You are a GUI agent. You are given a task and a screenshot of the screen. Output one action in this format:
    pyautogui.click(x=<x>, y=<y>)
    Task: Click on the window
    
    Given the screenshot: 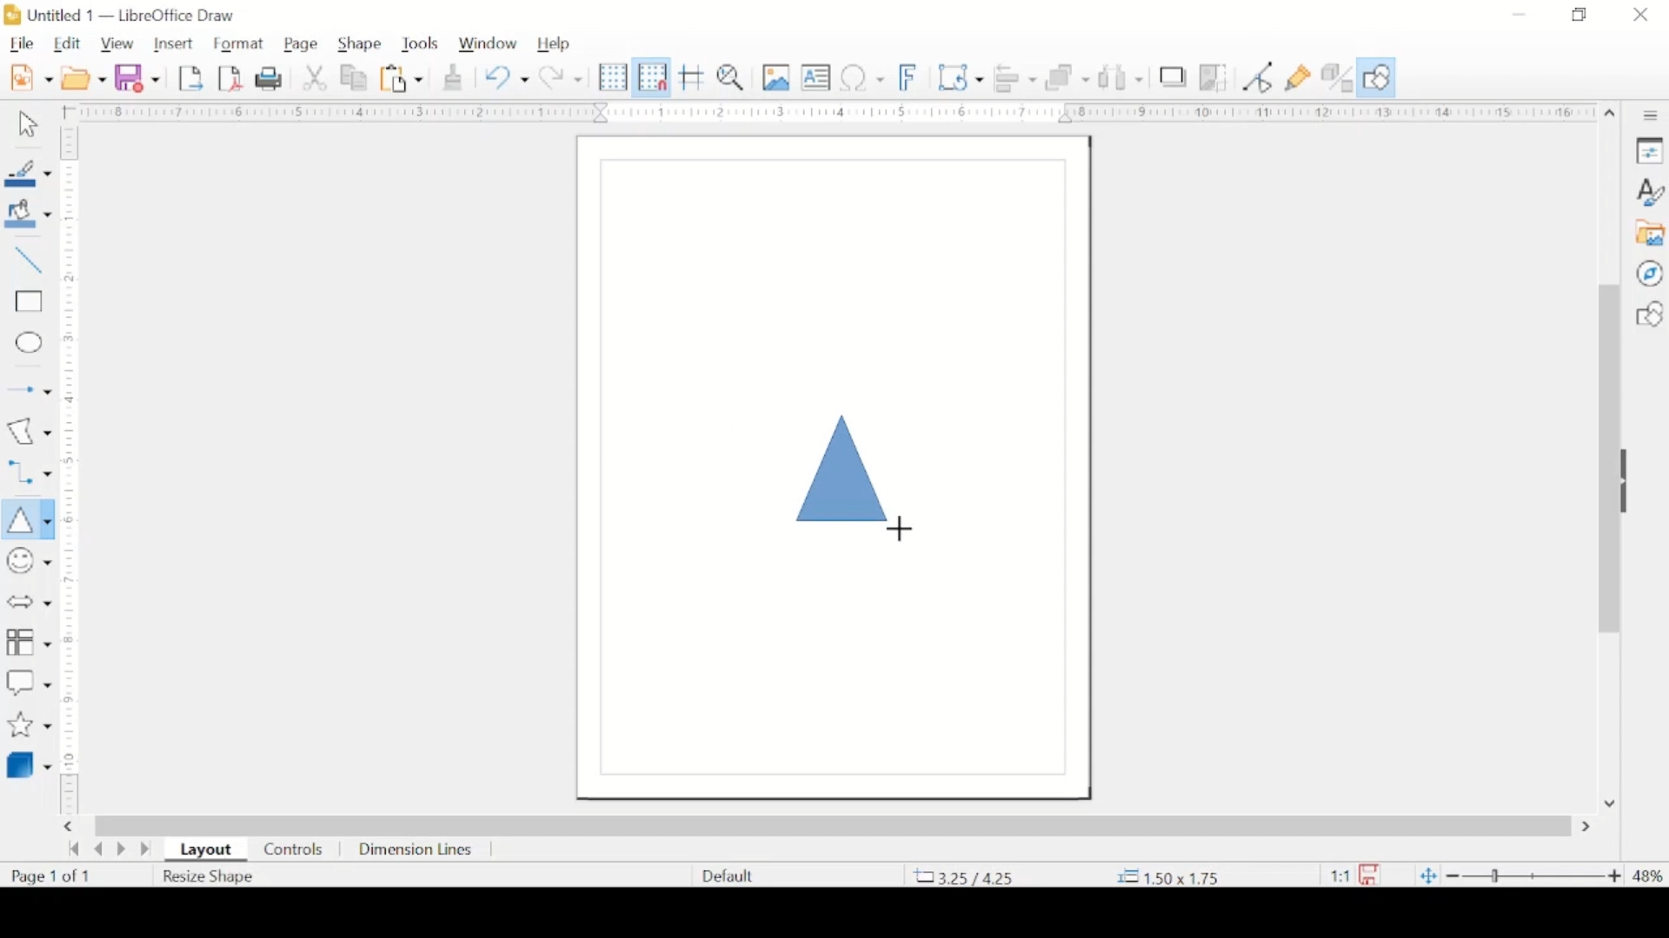 What is the action you would take?
    pyautogui.click(x=488, y=42)
    